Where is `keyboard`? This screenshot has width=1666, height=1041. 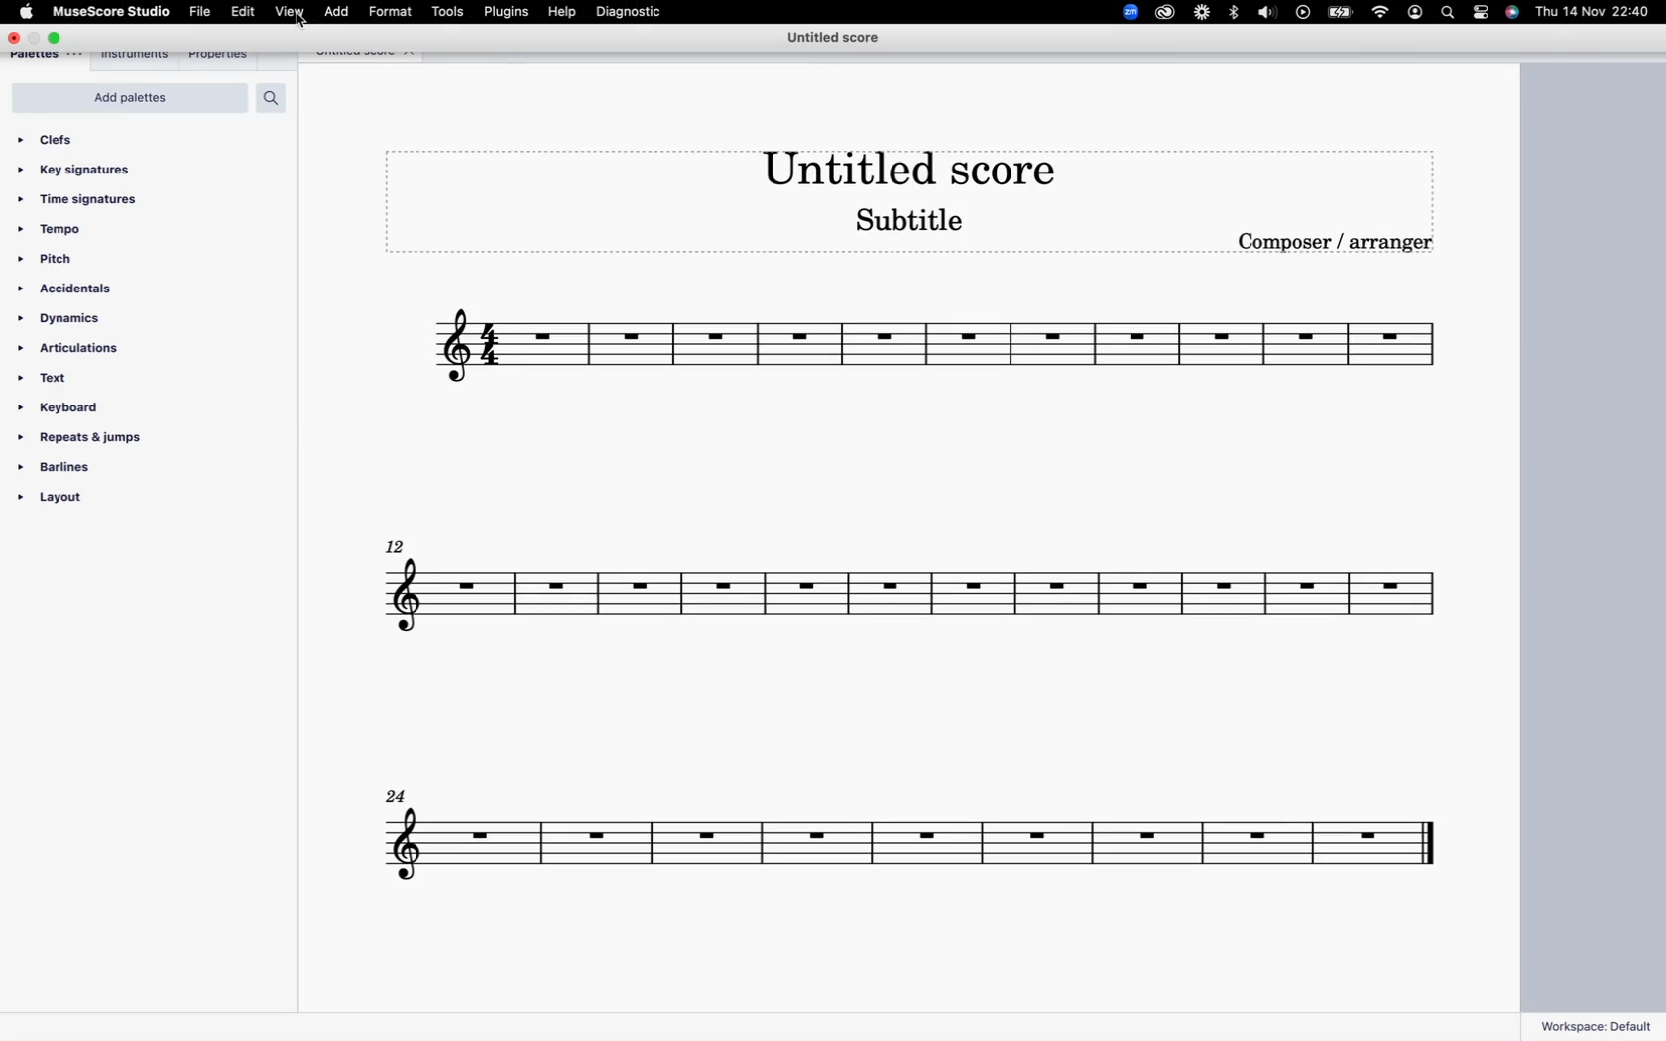
keyboard is located at coordinates (68, 407).